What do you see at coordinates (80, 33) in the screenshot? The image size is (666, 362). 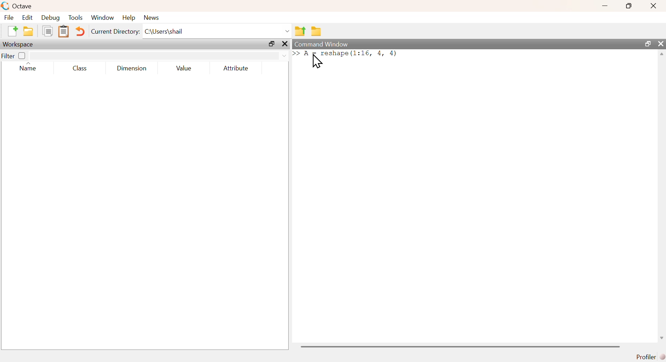 I see `undo` at bounding box center [80, 33].